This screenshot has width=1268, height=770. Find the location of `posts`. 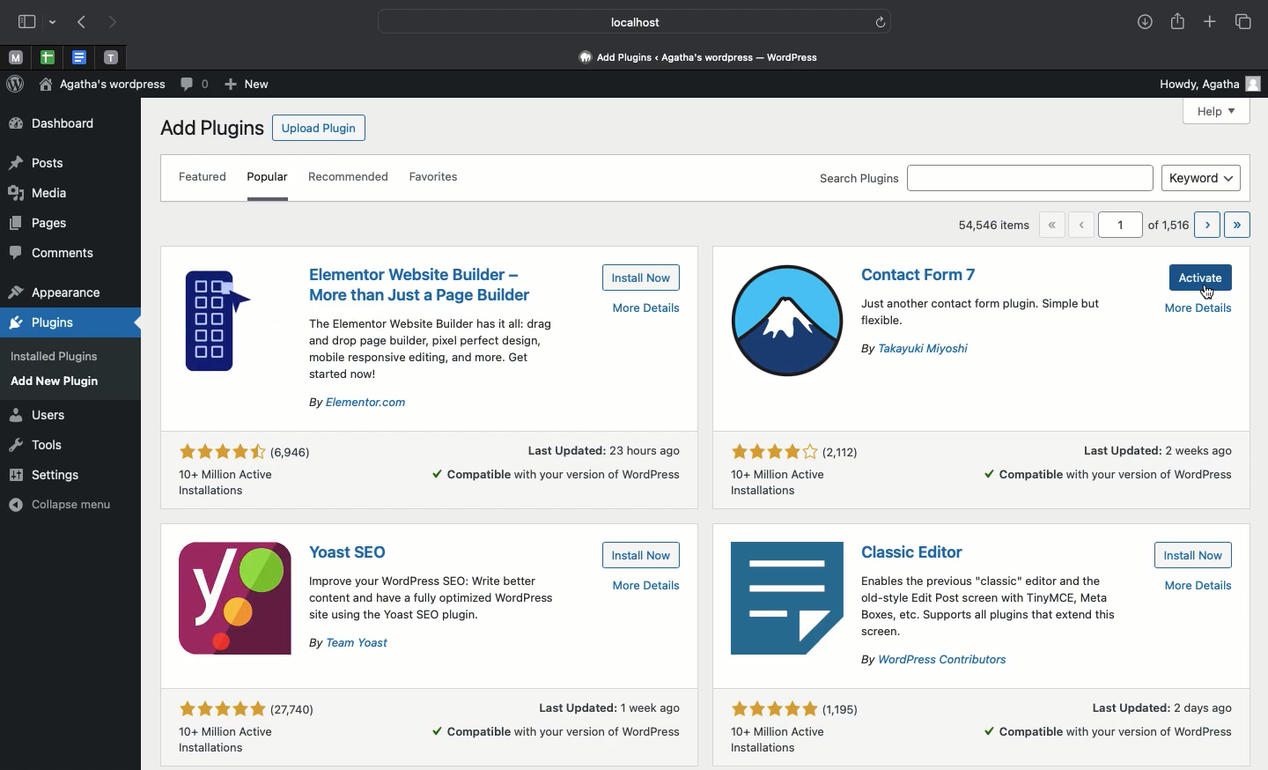

posts is located at coordinates (38, 164).